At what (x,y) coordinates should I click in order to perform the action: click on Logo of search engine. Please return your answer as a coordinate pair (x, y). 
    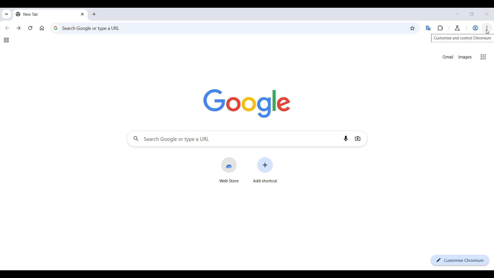
    Looking at the image, I should click on (247, 104).